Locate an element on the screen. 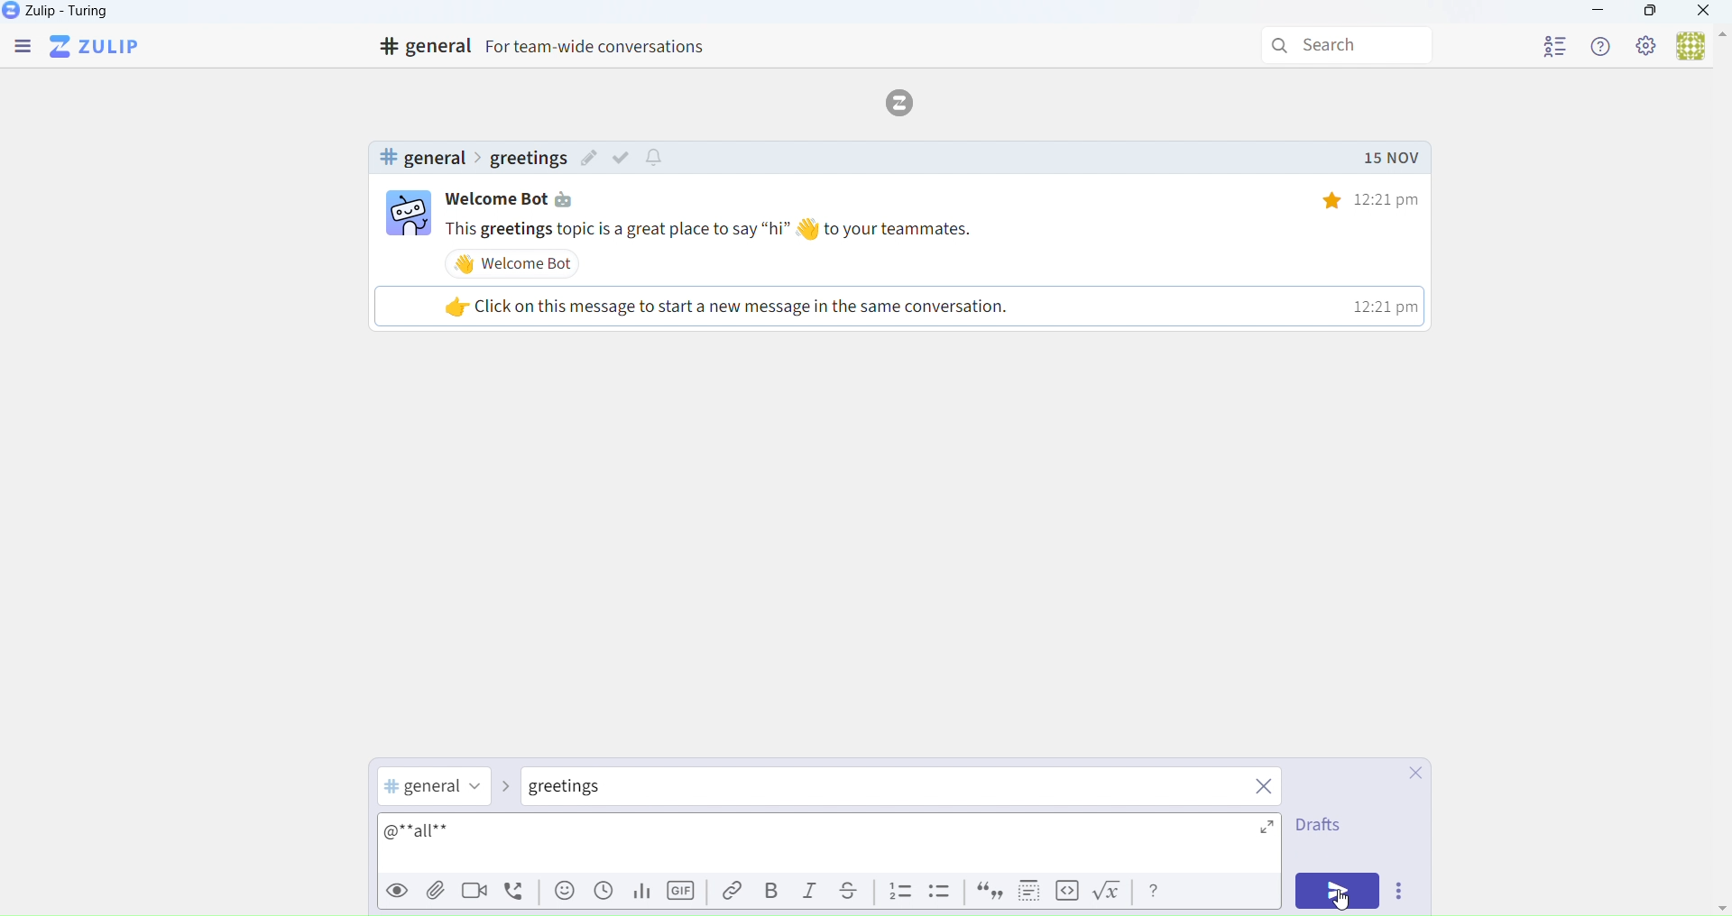 The width and height of the screenshot is (1732, 916). Close is located at coordinates (1407, 774).